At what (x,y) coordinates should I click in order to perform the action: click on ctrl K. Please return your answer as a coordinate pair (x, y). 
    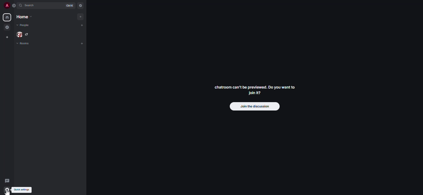
    Looking at the image, I should click on (69, 6).